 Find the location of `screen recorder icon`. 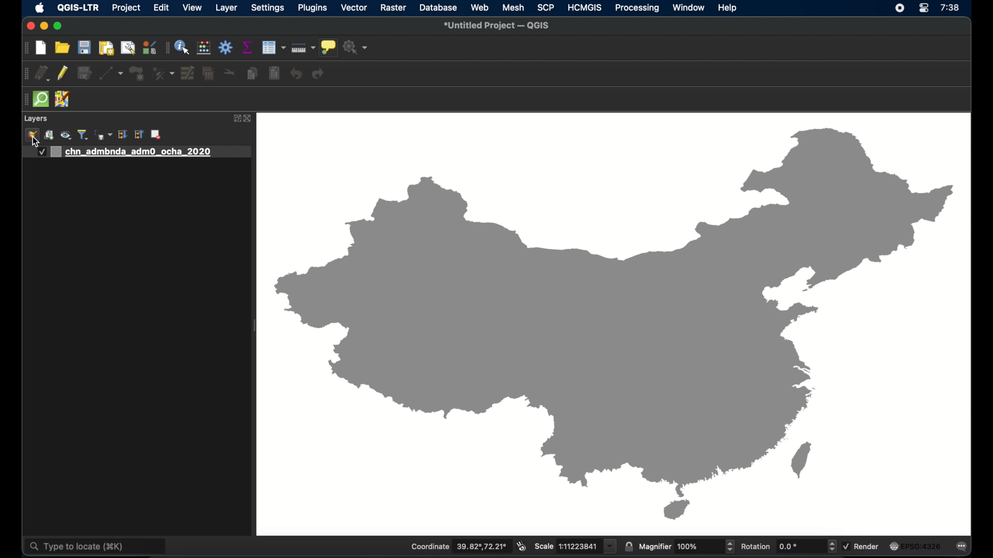

screen recorder icon is located at coordinates (900, 8).